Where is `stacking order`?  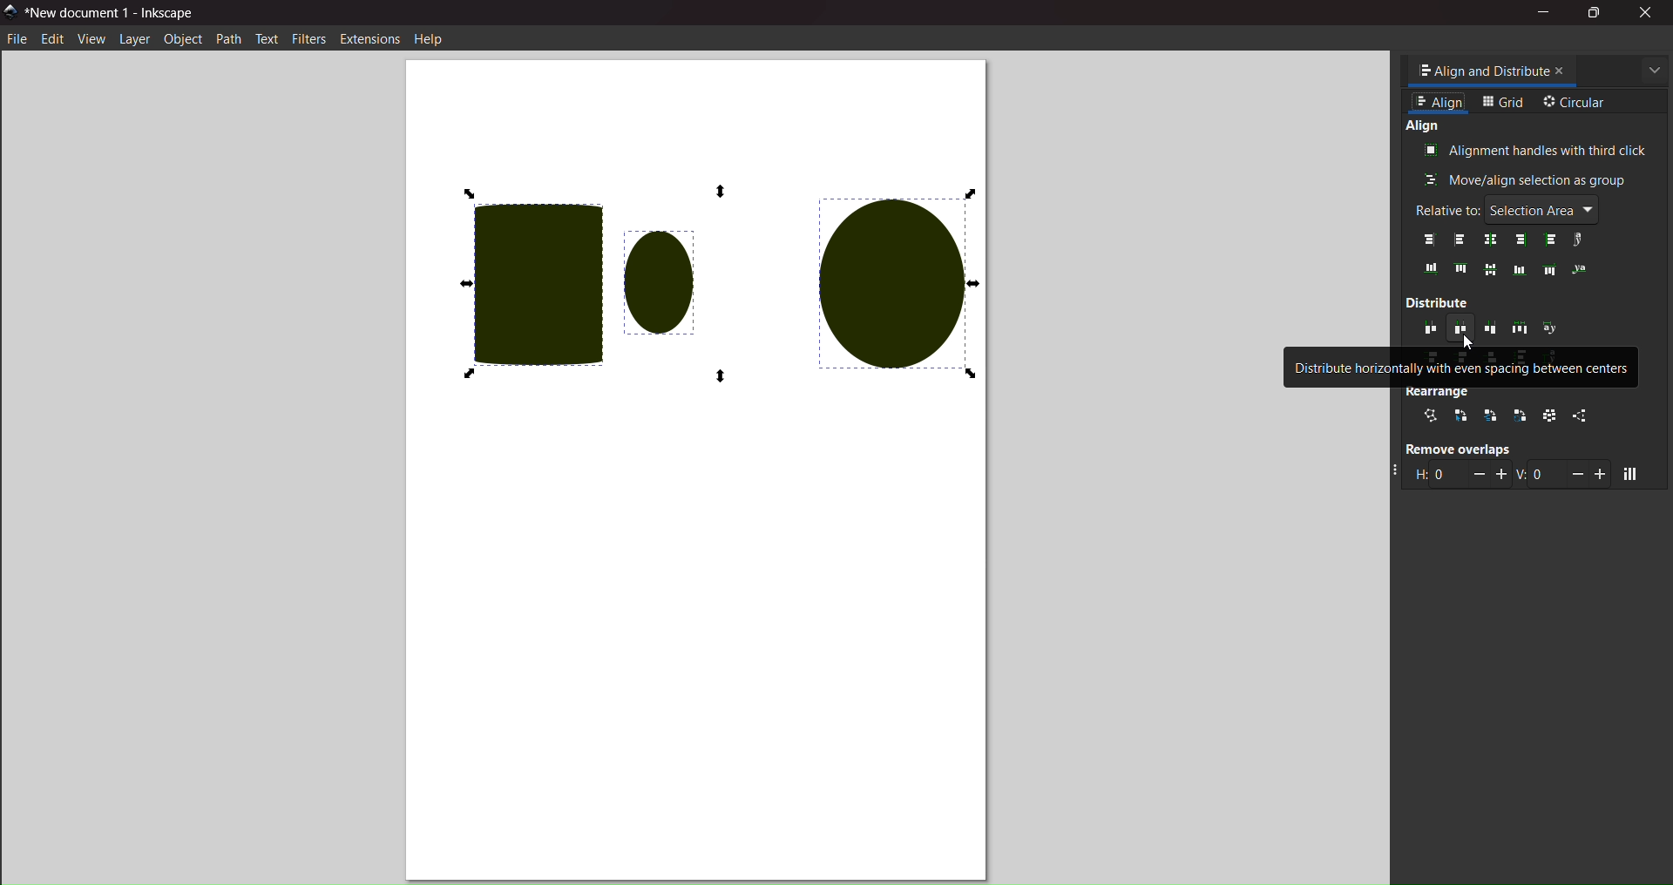
stacking order is located at coordinates (1491, 415).